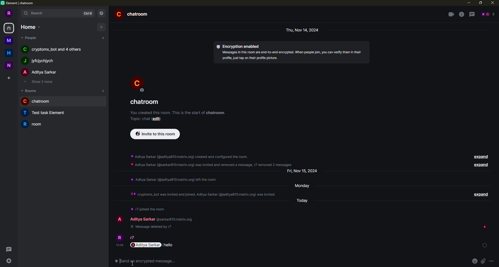 This screenshot has width=499, height=267. I want to click on search, so click(34, 14).